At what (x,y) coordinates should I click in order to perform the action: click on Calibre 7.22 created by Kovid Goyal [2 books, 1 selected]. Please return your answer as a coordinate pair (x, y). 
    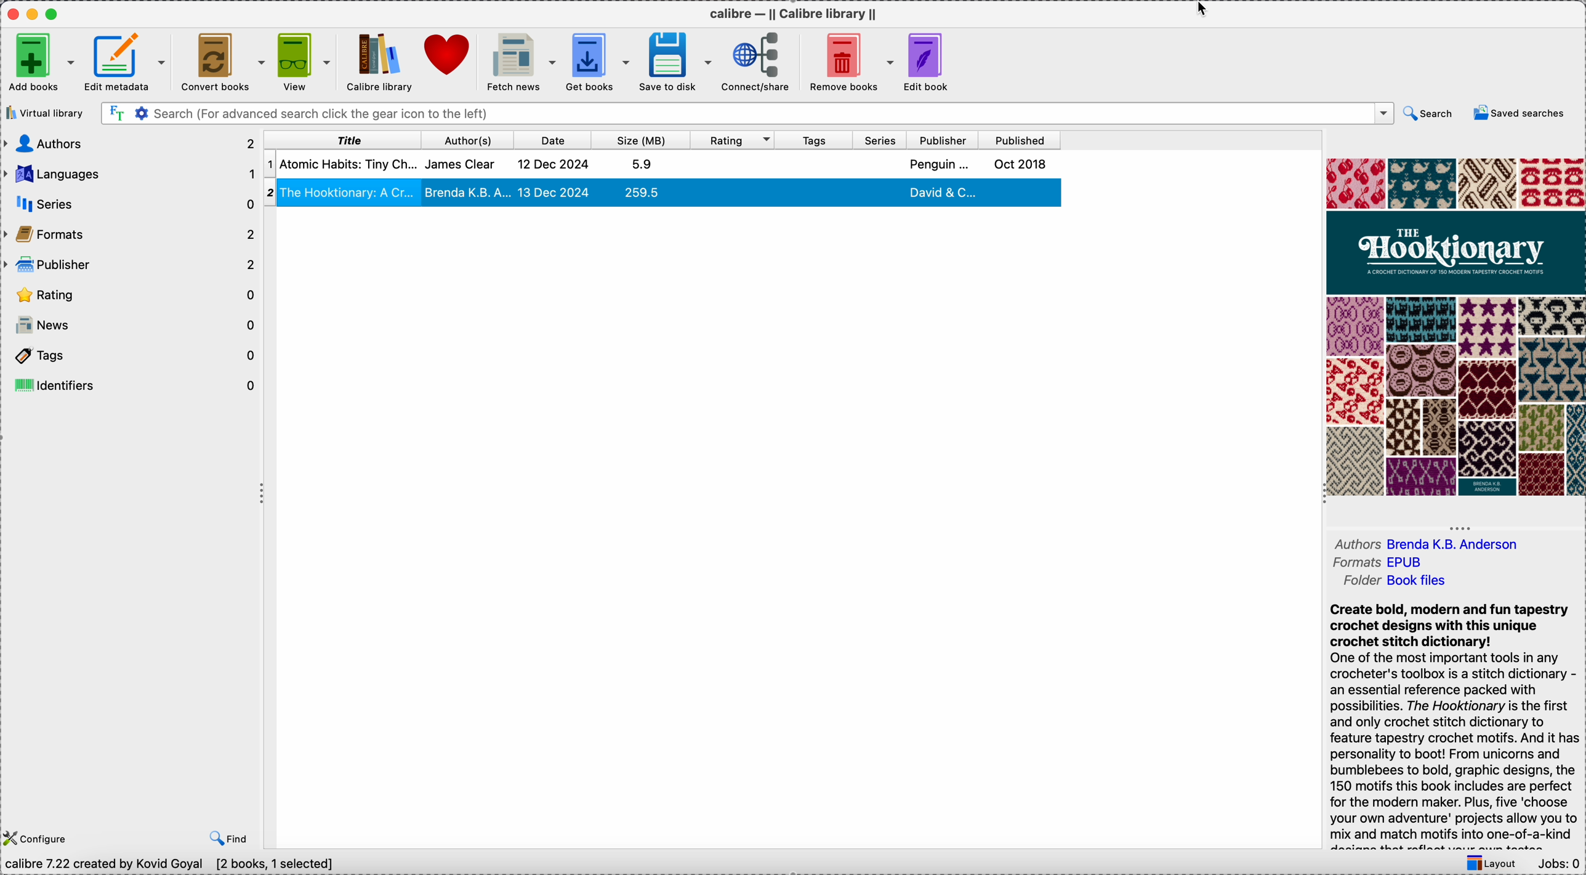
    Looking at the image, I should click on (171, 864).